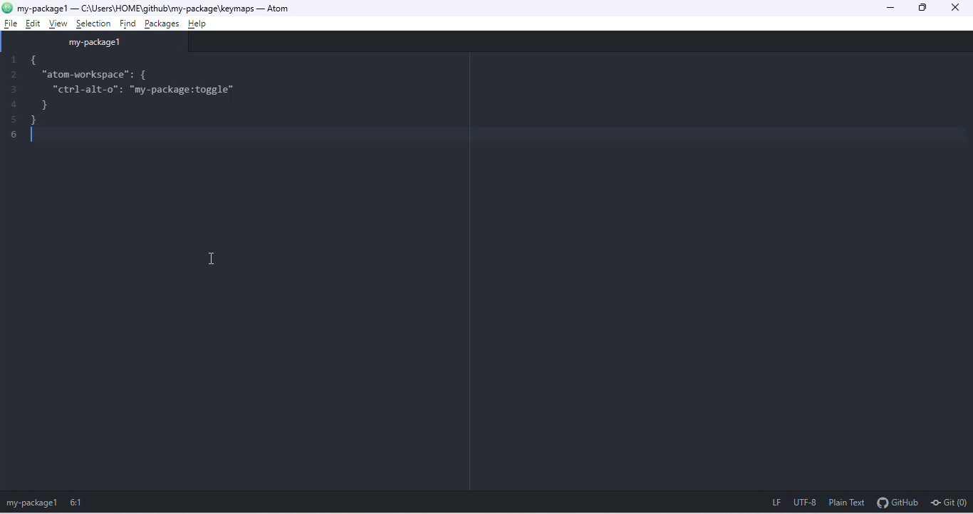  I want to click on my-package1, so click(42, 7).